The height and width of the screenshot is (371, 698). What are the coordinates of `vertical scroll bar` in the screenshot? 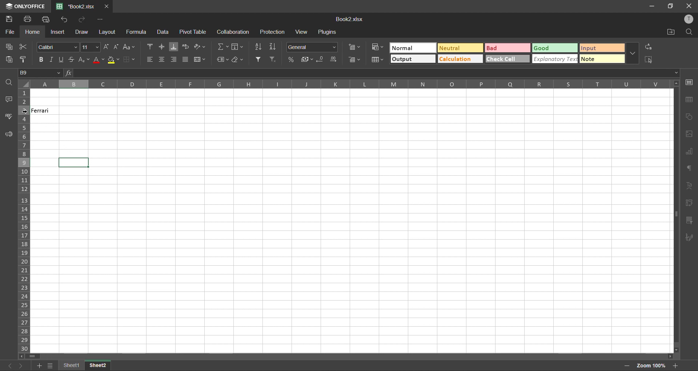 It's located at (675, 163).